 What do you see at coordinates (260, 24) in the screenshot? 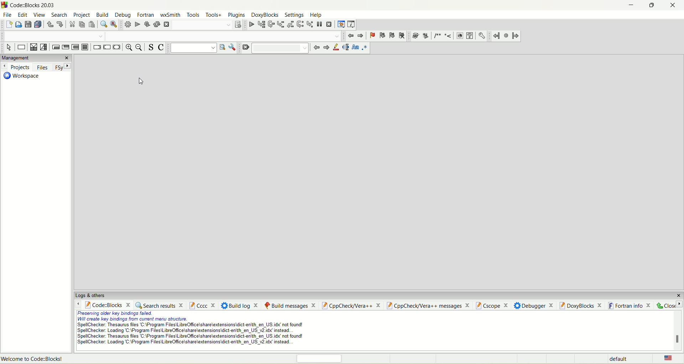
I see `run to cursor` at bounding box center [260, 24].